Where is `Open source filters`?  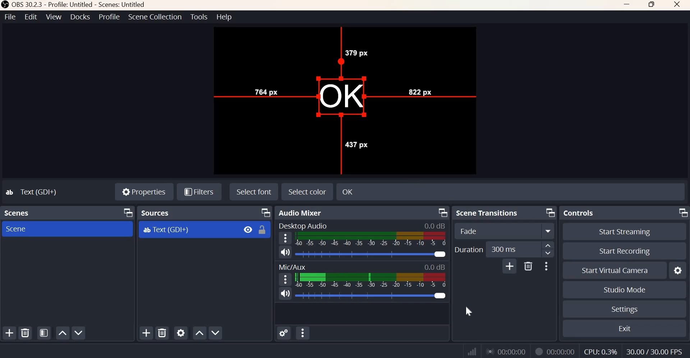 Open source filters is located at coordinates (199, 192).